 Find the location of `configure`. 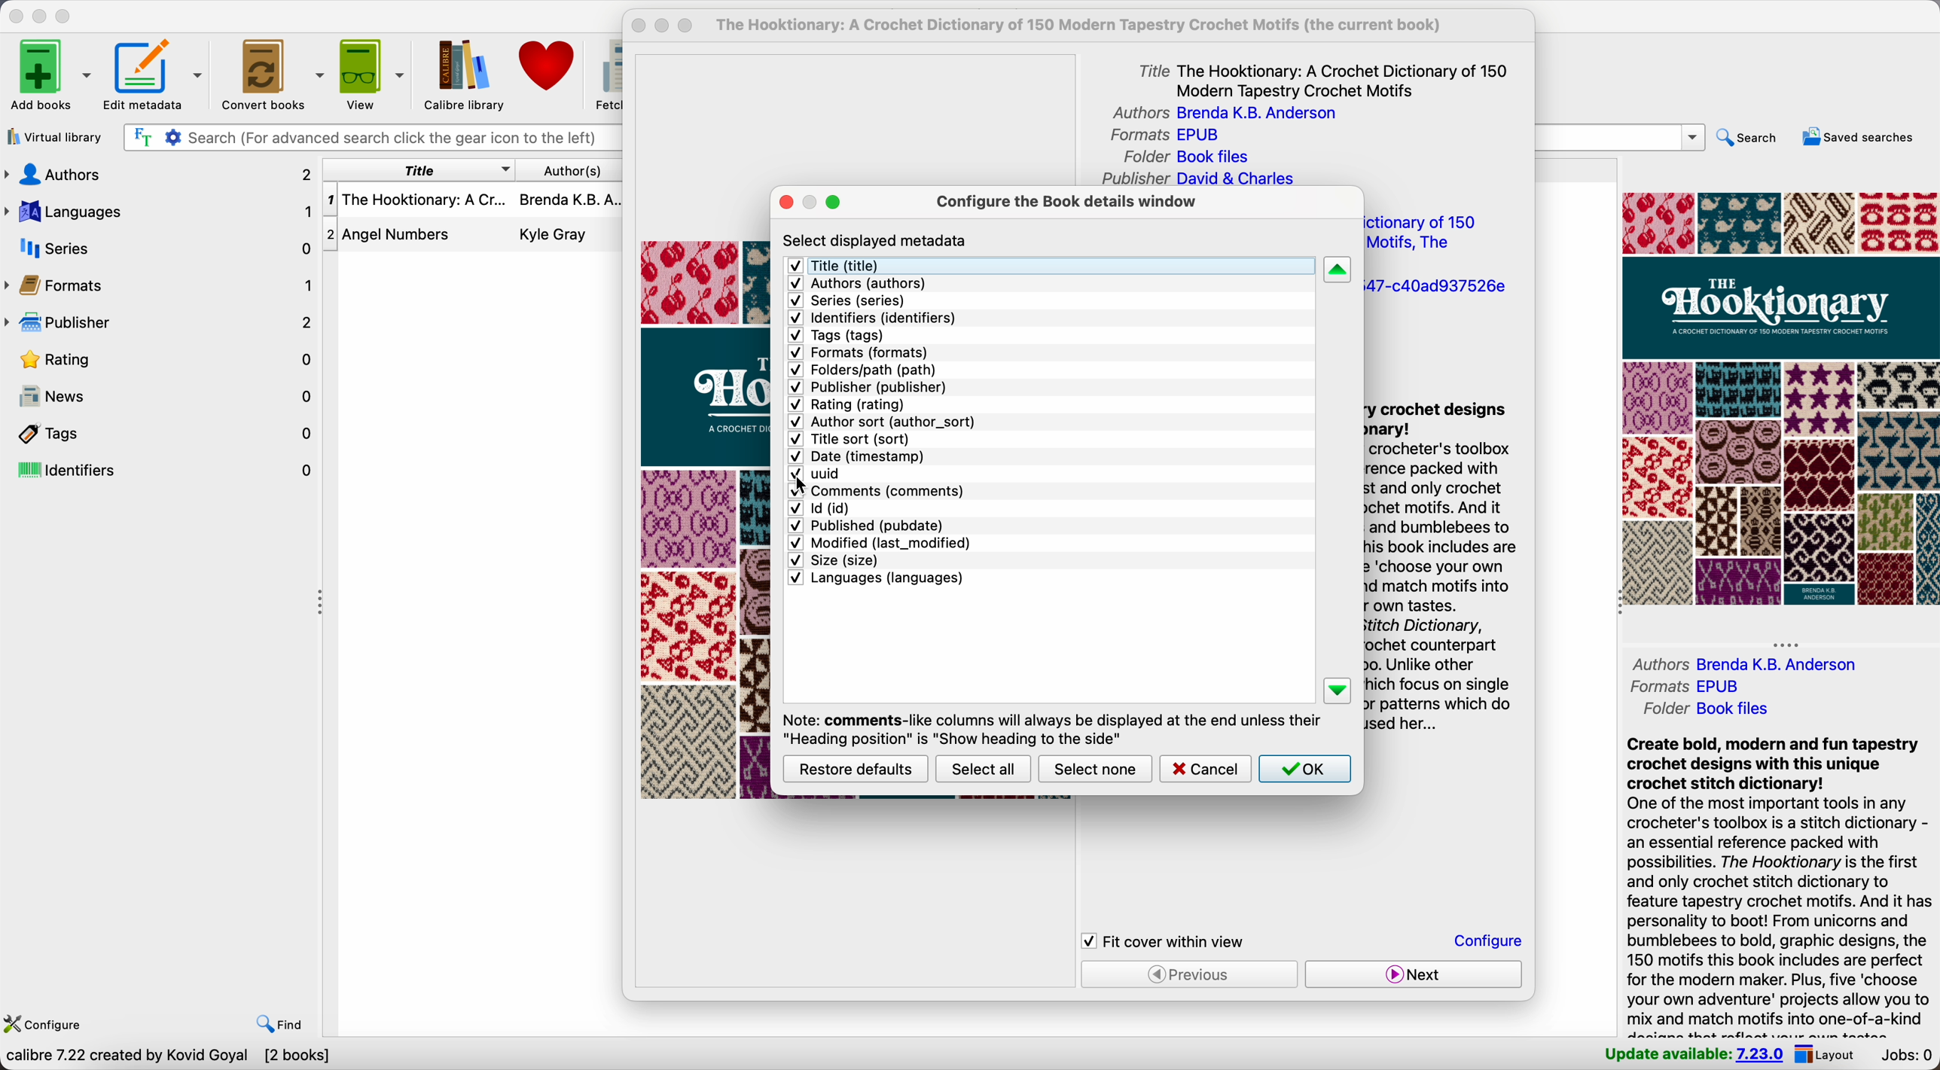

configure is located at coordinates (42, 1026).